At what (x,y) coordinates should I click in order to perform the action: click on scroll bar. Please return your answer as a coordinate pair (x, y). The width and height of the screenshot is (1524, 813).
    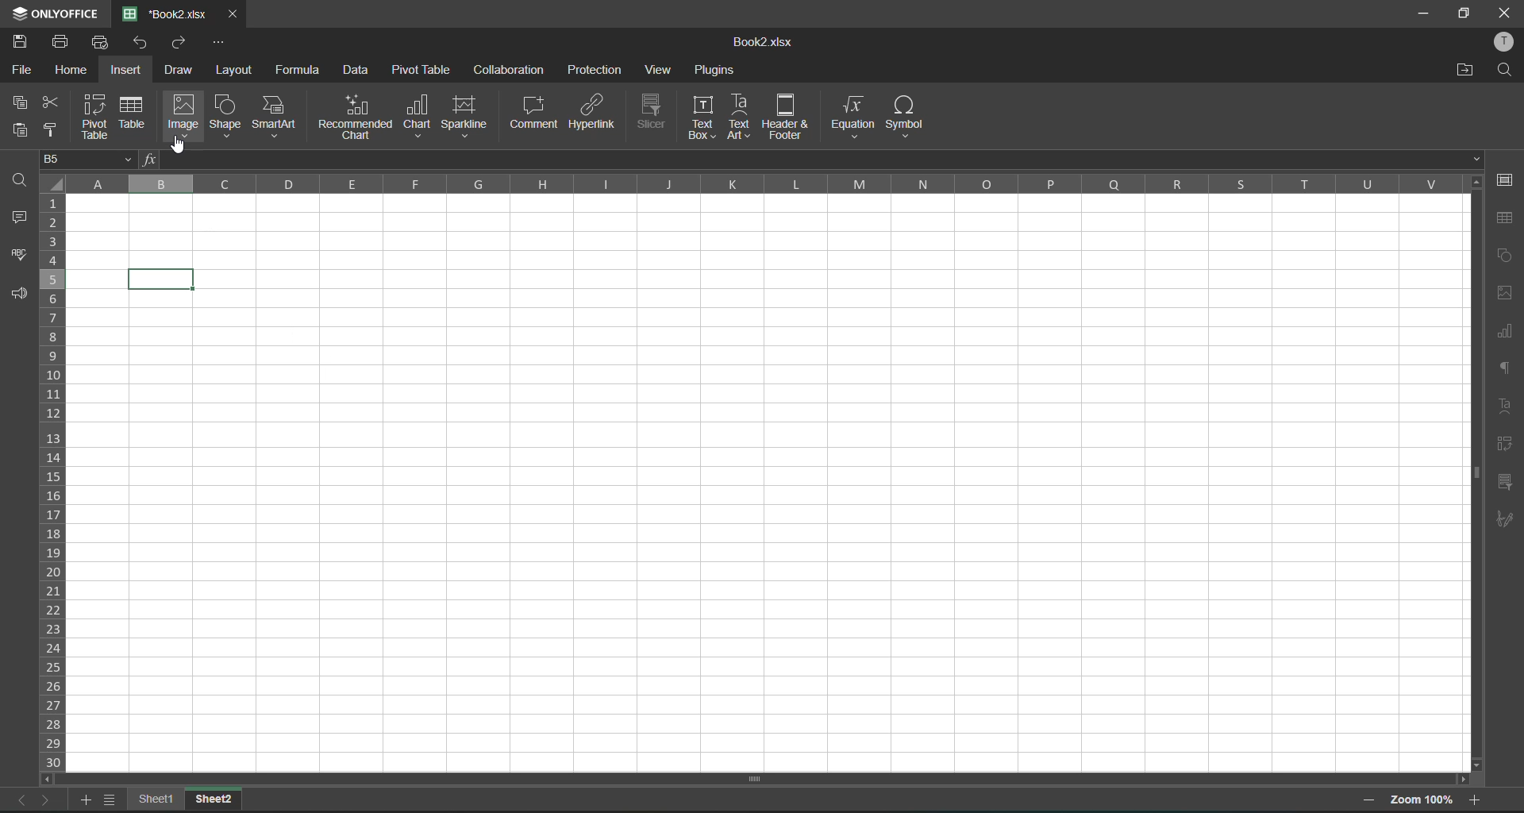
    Looking at the image, I should click on (740, 780).